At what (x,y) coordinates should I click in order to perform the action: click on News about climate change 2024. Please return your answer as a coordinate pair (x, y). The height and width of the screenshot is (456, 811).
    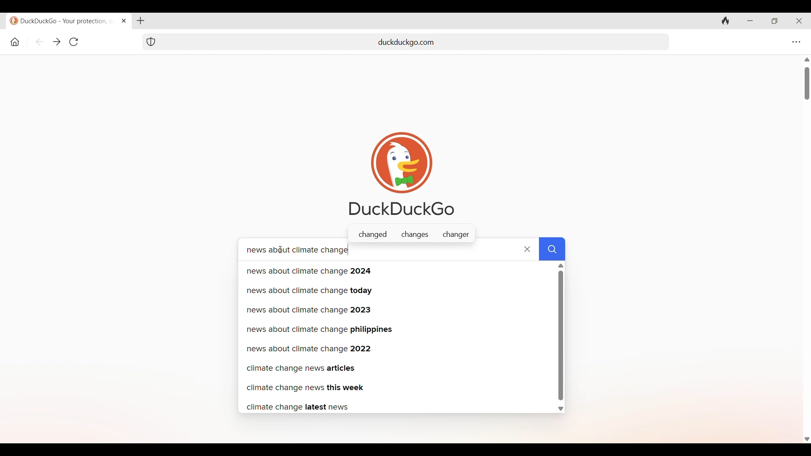
    Looking at the image, I should click on (397, 270).